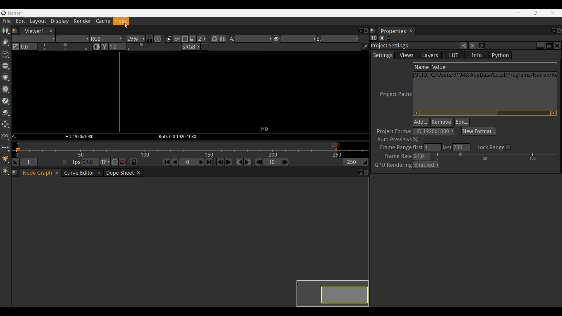 The image size is (562, 316). Describe the element at coordinates (191, 137) in the screenshot. I see `Information about the canvas` at that location.